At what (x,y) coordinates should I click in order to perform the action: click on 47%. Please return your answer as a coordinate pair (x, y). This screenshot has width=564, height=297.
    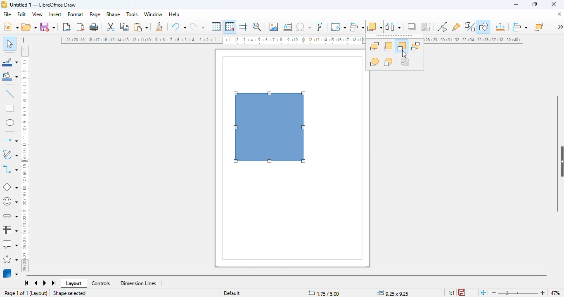
    Looking at the image, I should click on (555, 292).